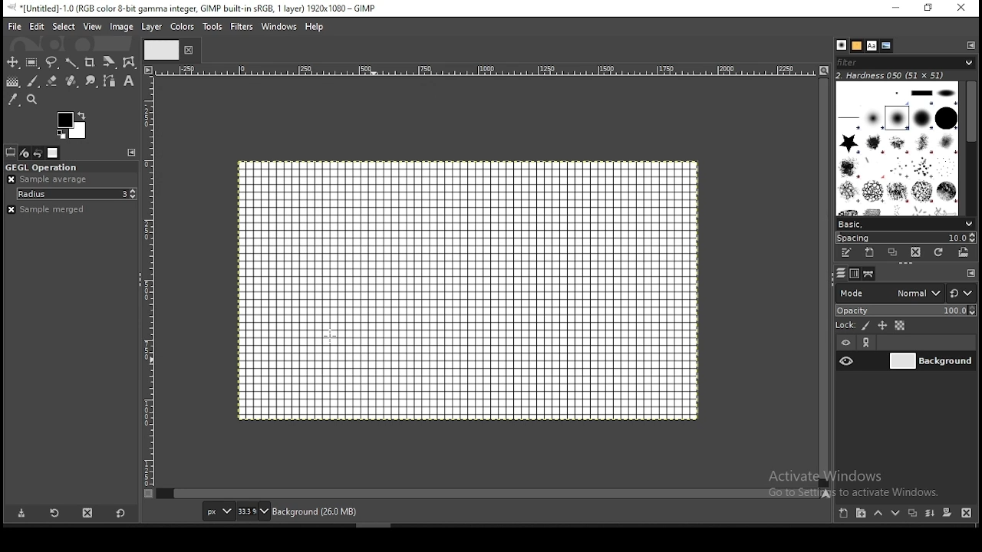 The width and height of the screenshot is (982, 552). What do you see at coordinates (971, 148) in the screenshot?
I see `scroll bar` at bounding box center [971, 148].